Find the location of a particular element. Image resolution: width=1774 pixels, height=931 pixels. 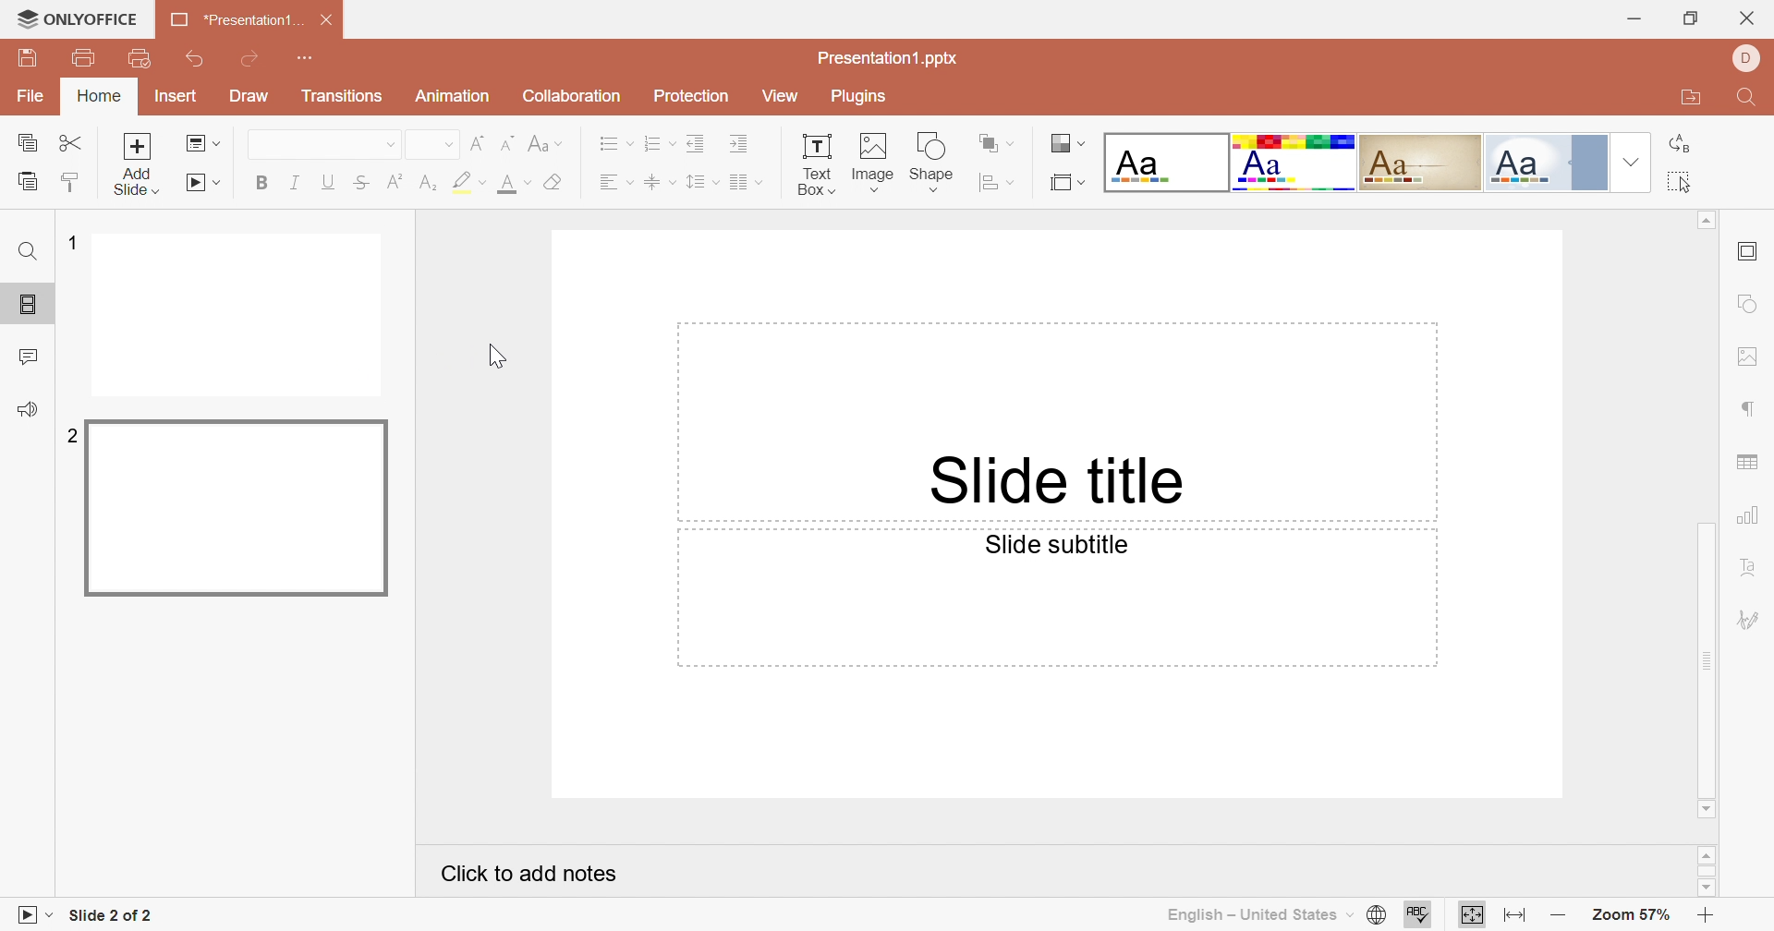

Drop Down is located at coordinates (217, 183).